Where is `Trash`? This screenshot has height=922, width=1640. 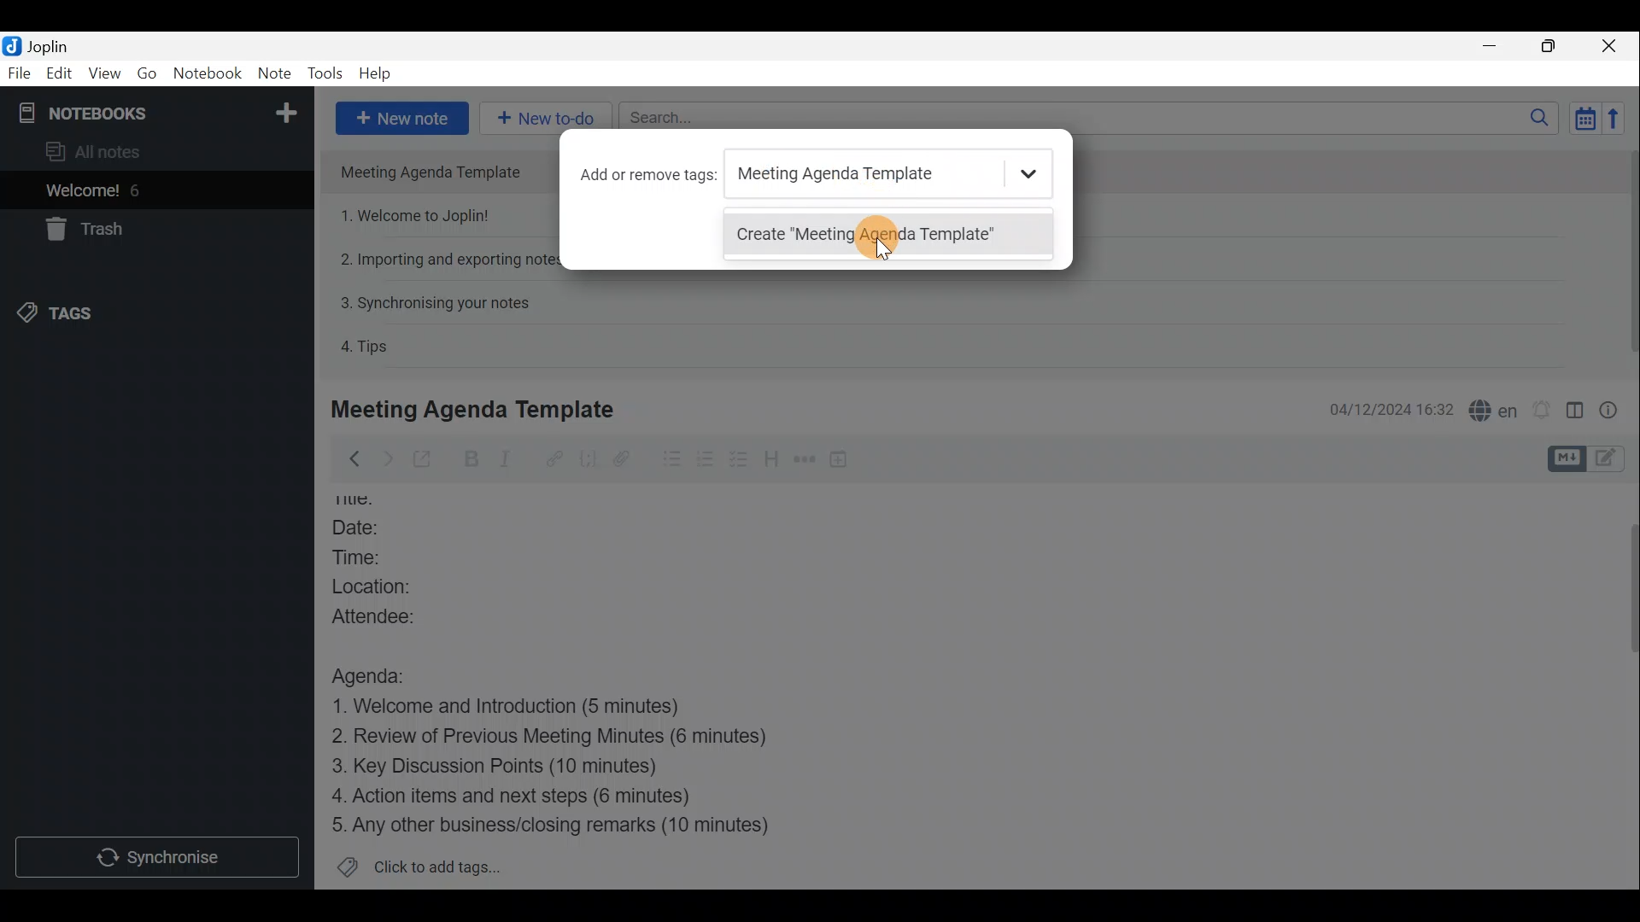 Trash is located at coordinates (81, 229).